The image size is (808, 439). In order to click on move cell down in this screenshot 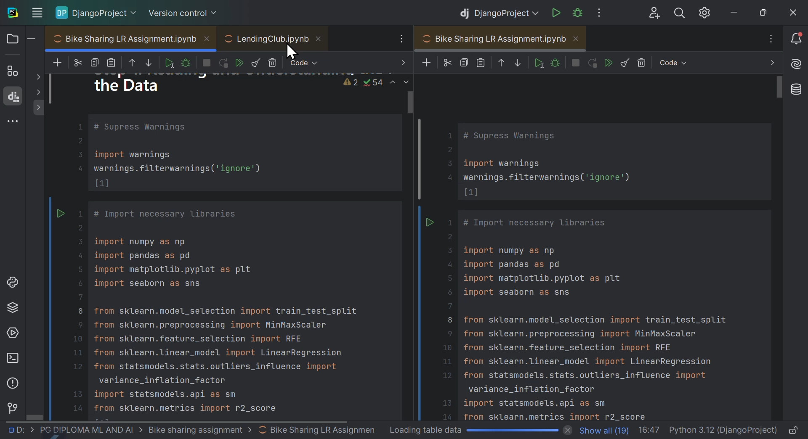, I will do `click(517, 63)`.